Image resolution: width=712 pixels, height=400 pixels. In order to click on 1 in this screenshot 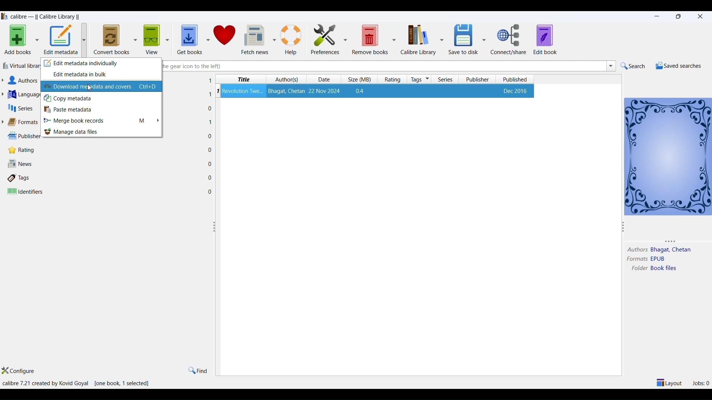, I will do `click(210, 80)`.